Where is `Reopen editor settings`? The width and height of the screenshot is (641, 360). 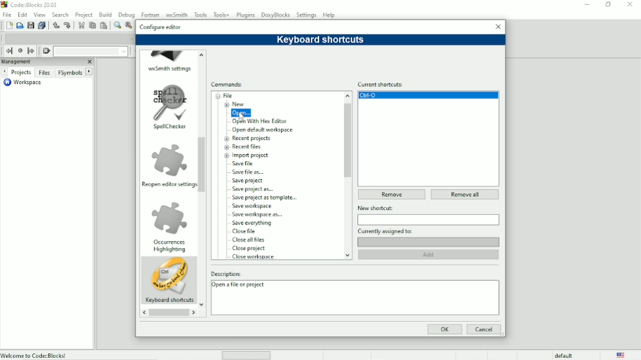 Reopen editor settings is located at coordinates (168, 184).